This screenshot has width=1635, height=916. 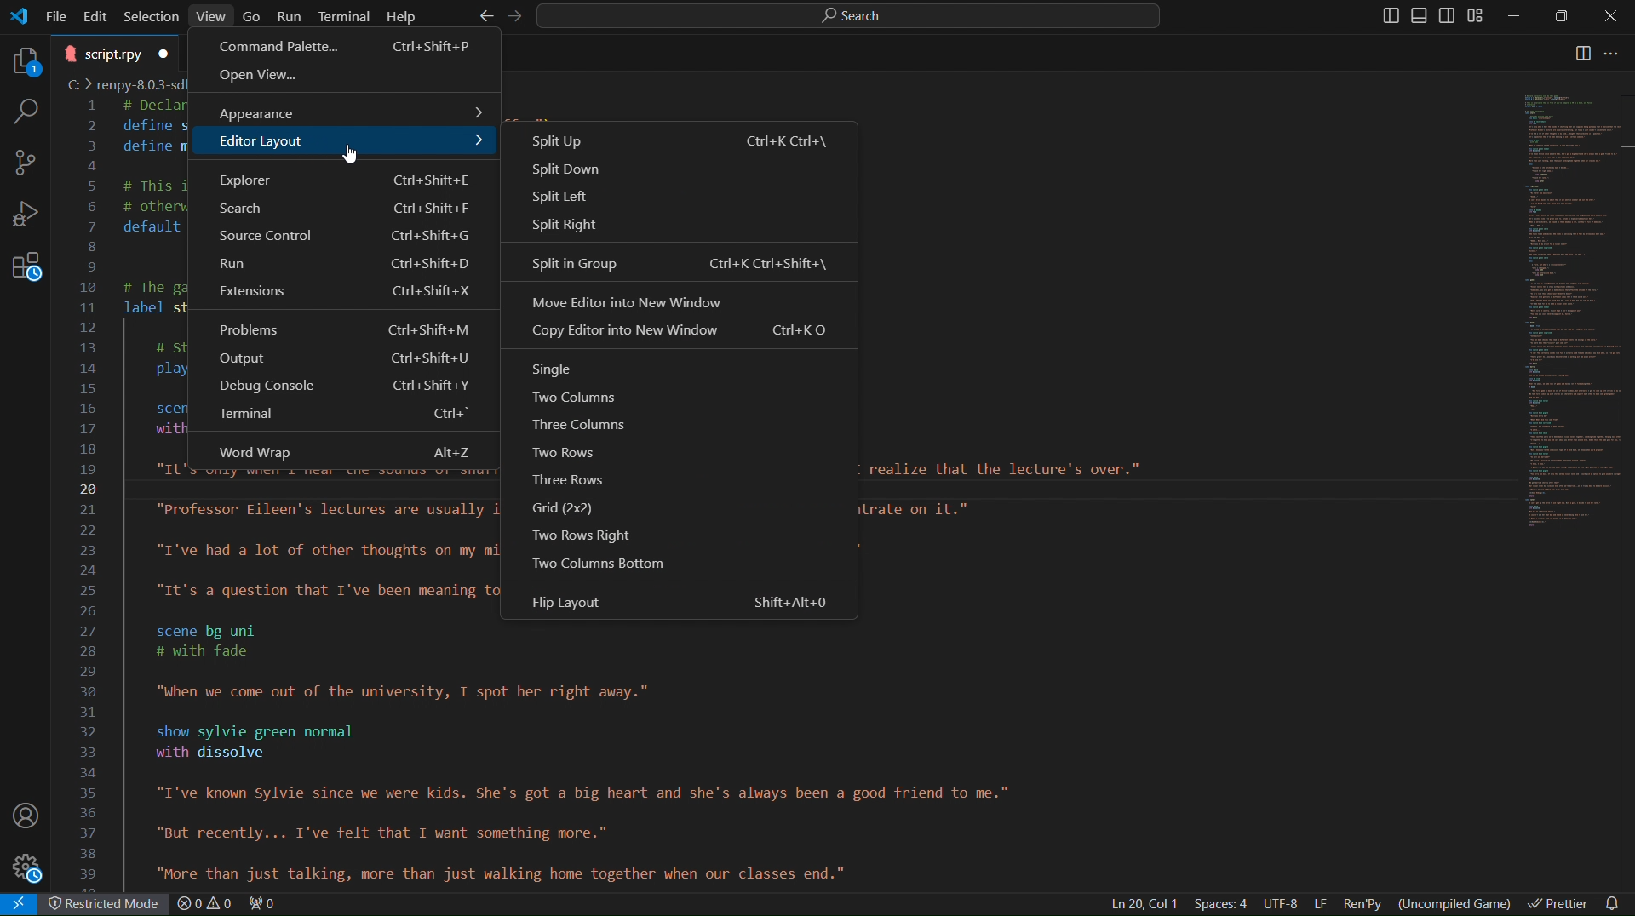 I want to click on Ln 20, col 1, so click(x=1141, y=903).